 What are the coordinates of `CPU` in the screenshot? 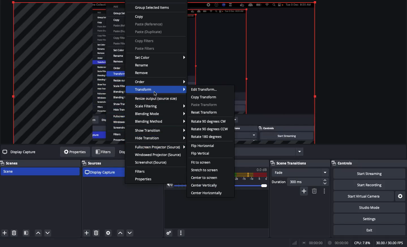 It's located at (362, 243).